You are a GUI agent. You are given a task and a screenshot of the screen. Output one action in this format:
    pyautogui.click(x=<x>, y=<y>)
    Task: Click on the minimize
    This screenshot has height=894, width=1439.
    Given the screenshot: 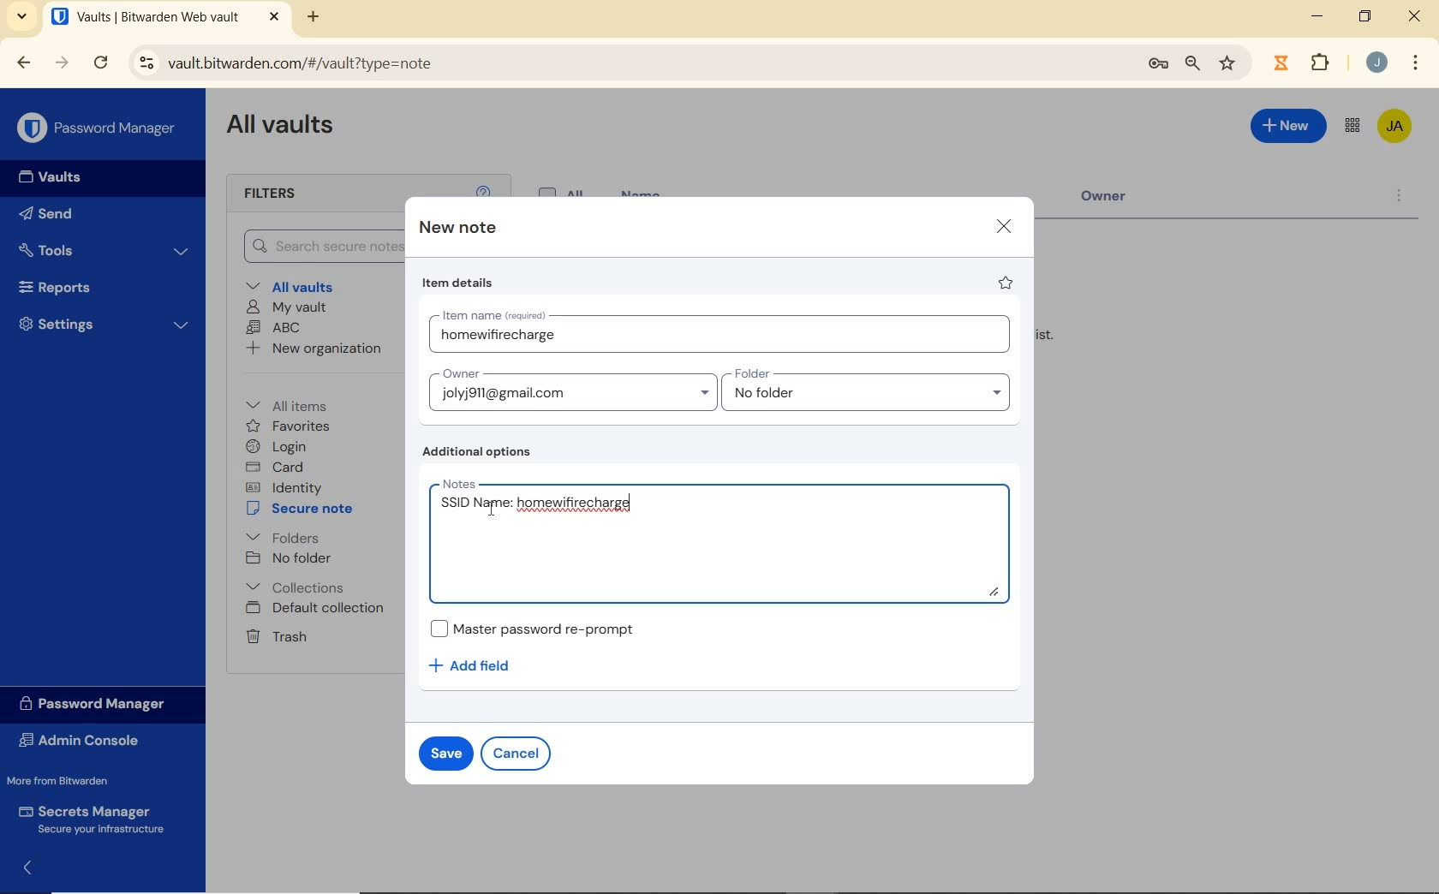 What is the action you would take?
    pyautogui.click(x=1317, y=15)
    